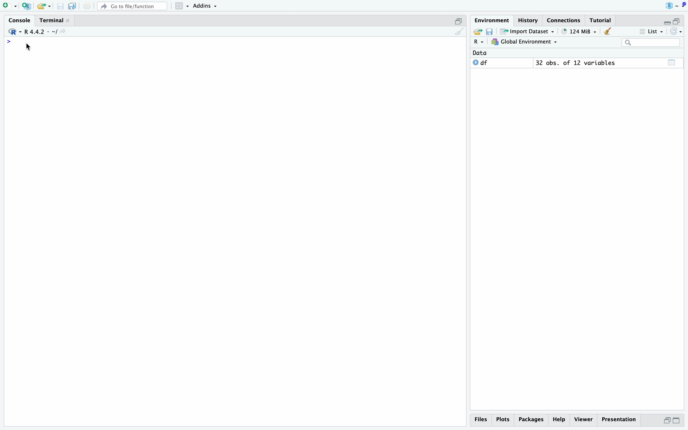 This screenshot has width=688, height=430. Describe the element at coordinates (576, 63) in the screenshot. I see `32 obs. of 12 variables` at that location.